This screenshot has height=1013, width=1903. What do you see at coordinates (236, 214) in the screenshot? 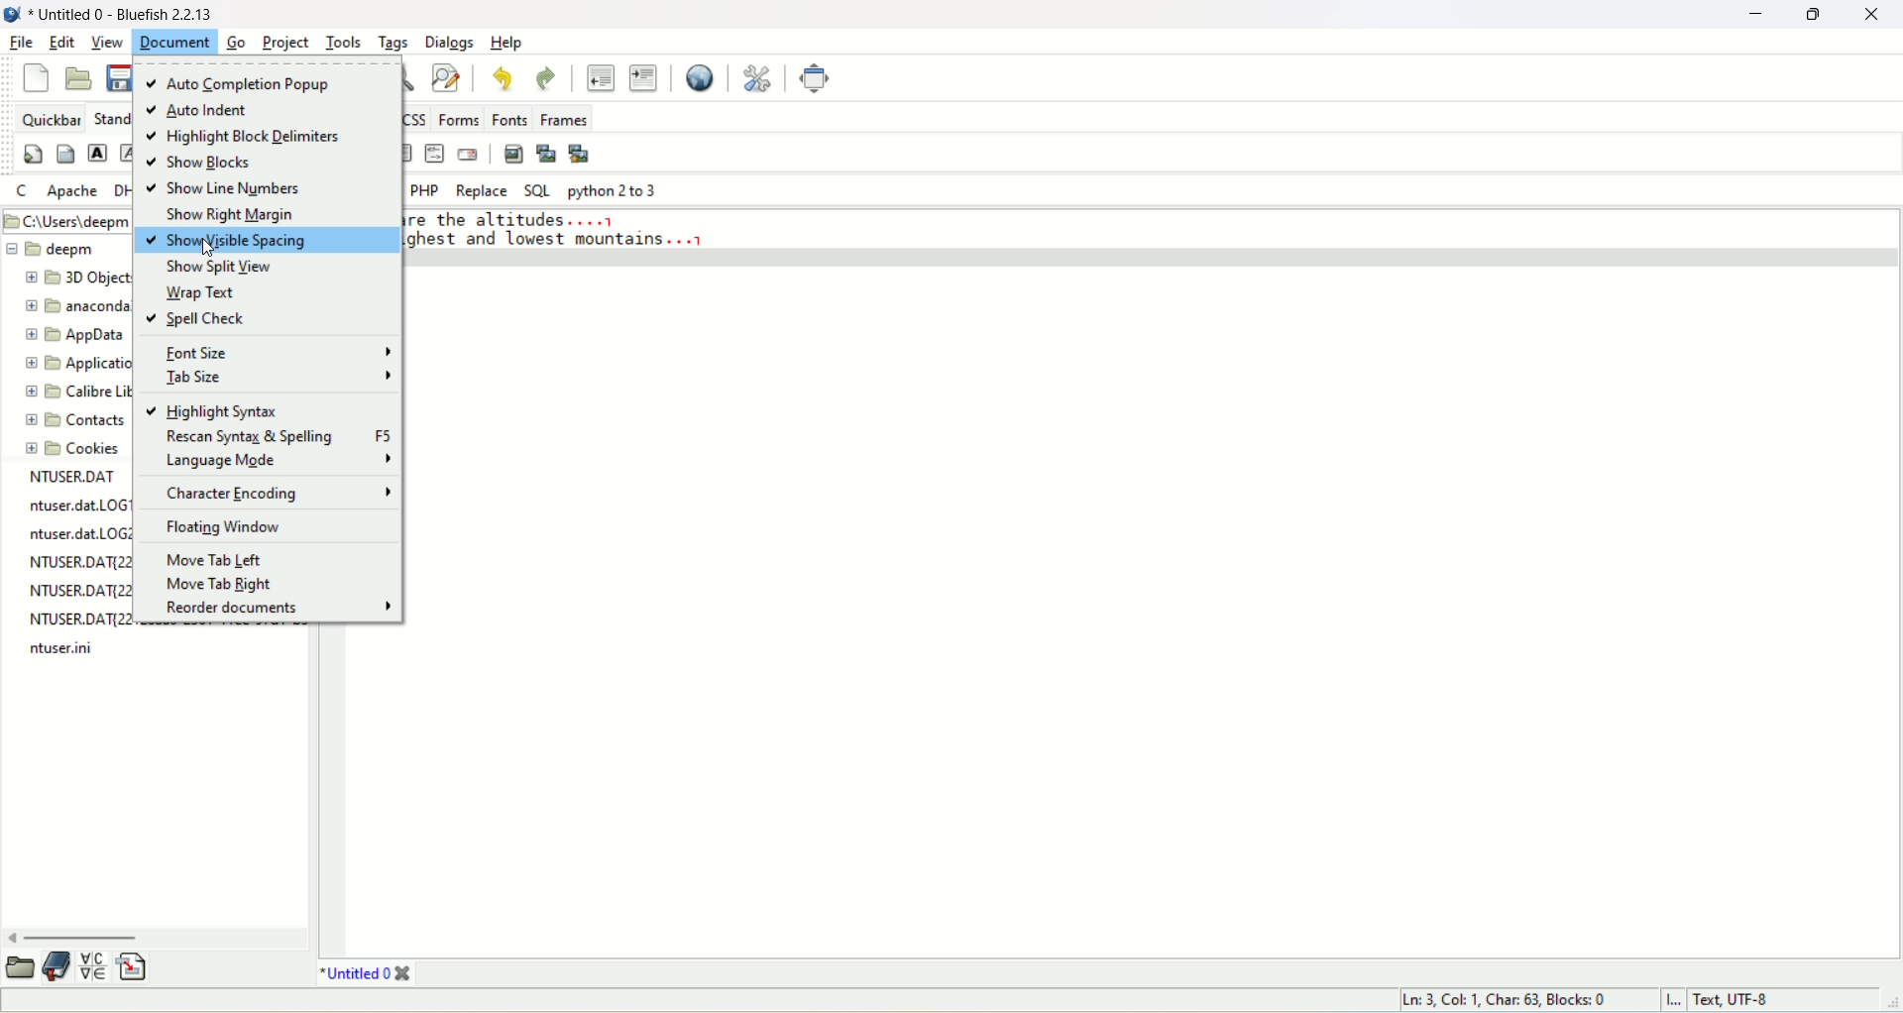
I see `show right margin` at bounding box center [236, 214].